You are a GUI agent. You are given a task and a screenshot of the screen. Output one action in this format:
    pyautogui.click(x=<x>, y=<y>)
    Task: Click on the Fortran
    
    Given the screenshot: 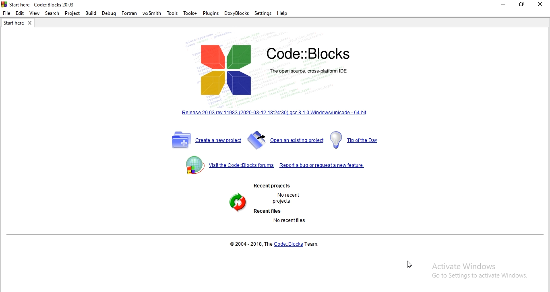 What is the action you would take?
    pyautogui.click(x=128, y=13)
    